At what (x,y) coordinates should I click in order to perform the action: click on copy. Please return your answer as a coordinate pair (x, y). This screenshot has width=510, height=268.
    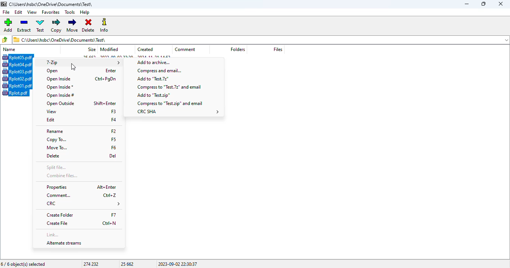
    Looking at the image, I should click on (56, 26).